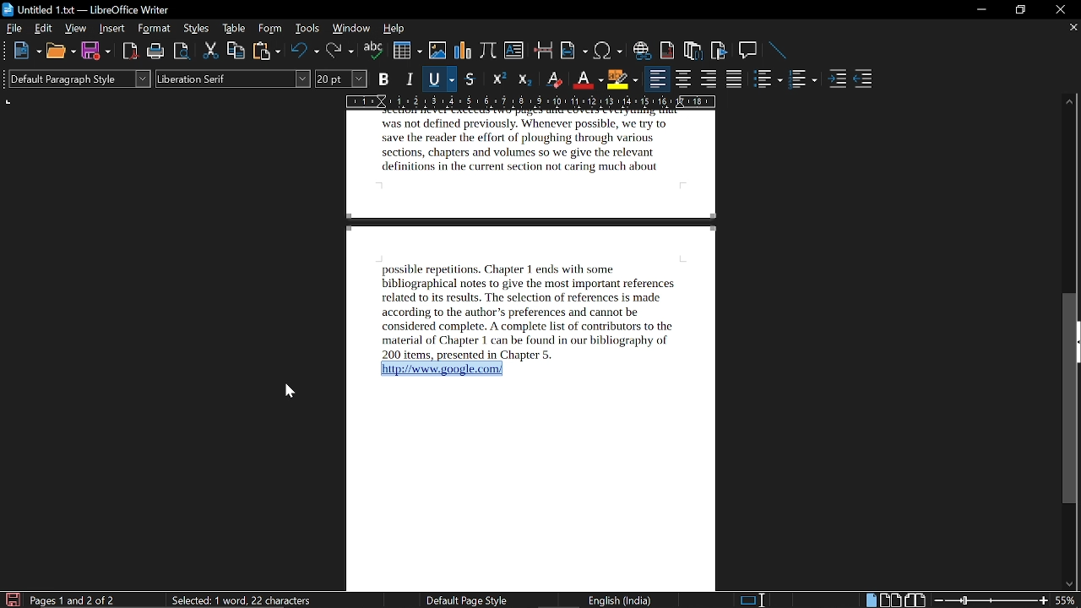  I want to click on toggle unordered list, so click(804, 80).